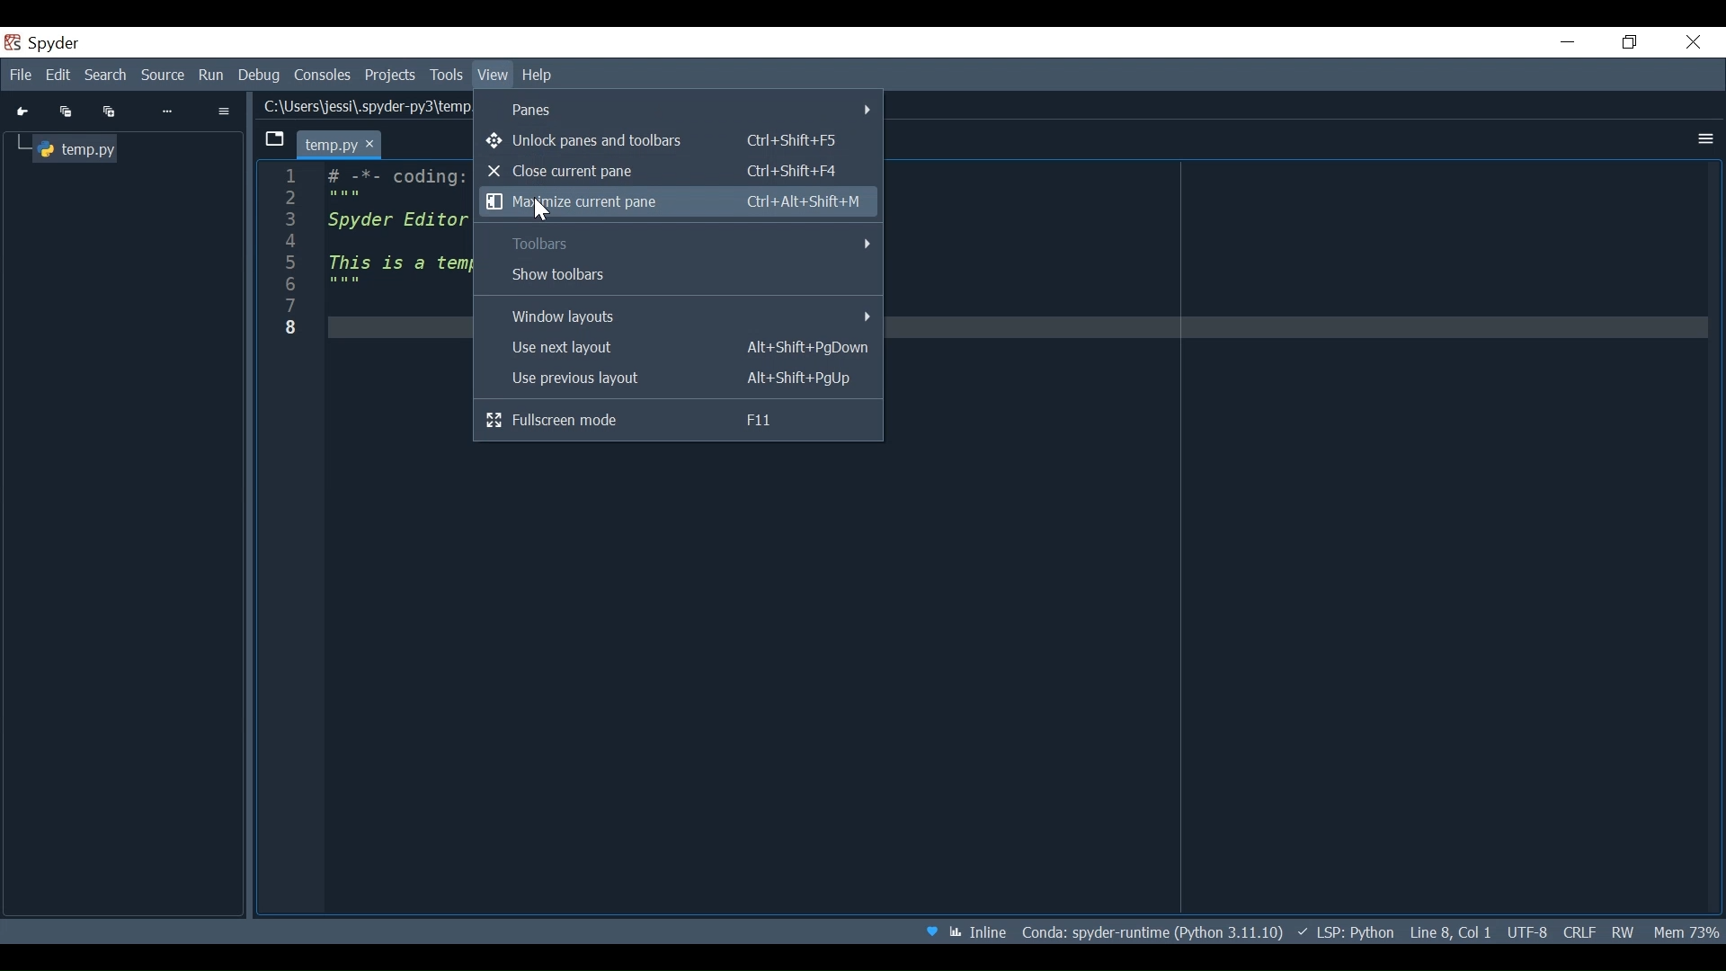 This screenshot has width=1726, height=971. What do you see at coordinates (1152, 931) in the screenshot?
I see `Conda: spyder-runtime (Python 3.11.10)` at bounding box center [1152, 931].